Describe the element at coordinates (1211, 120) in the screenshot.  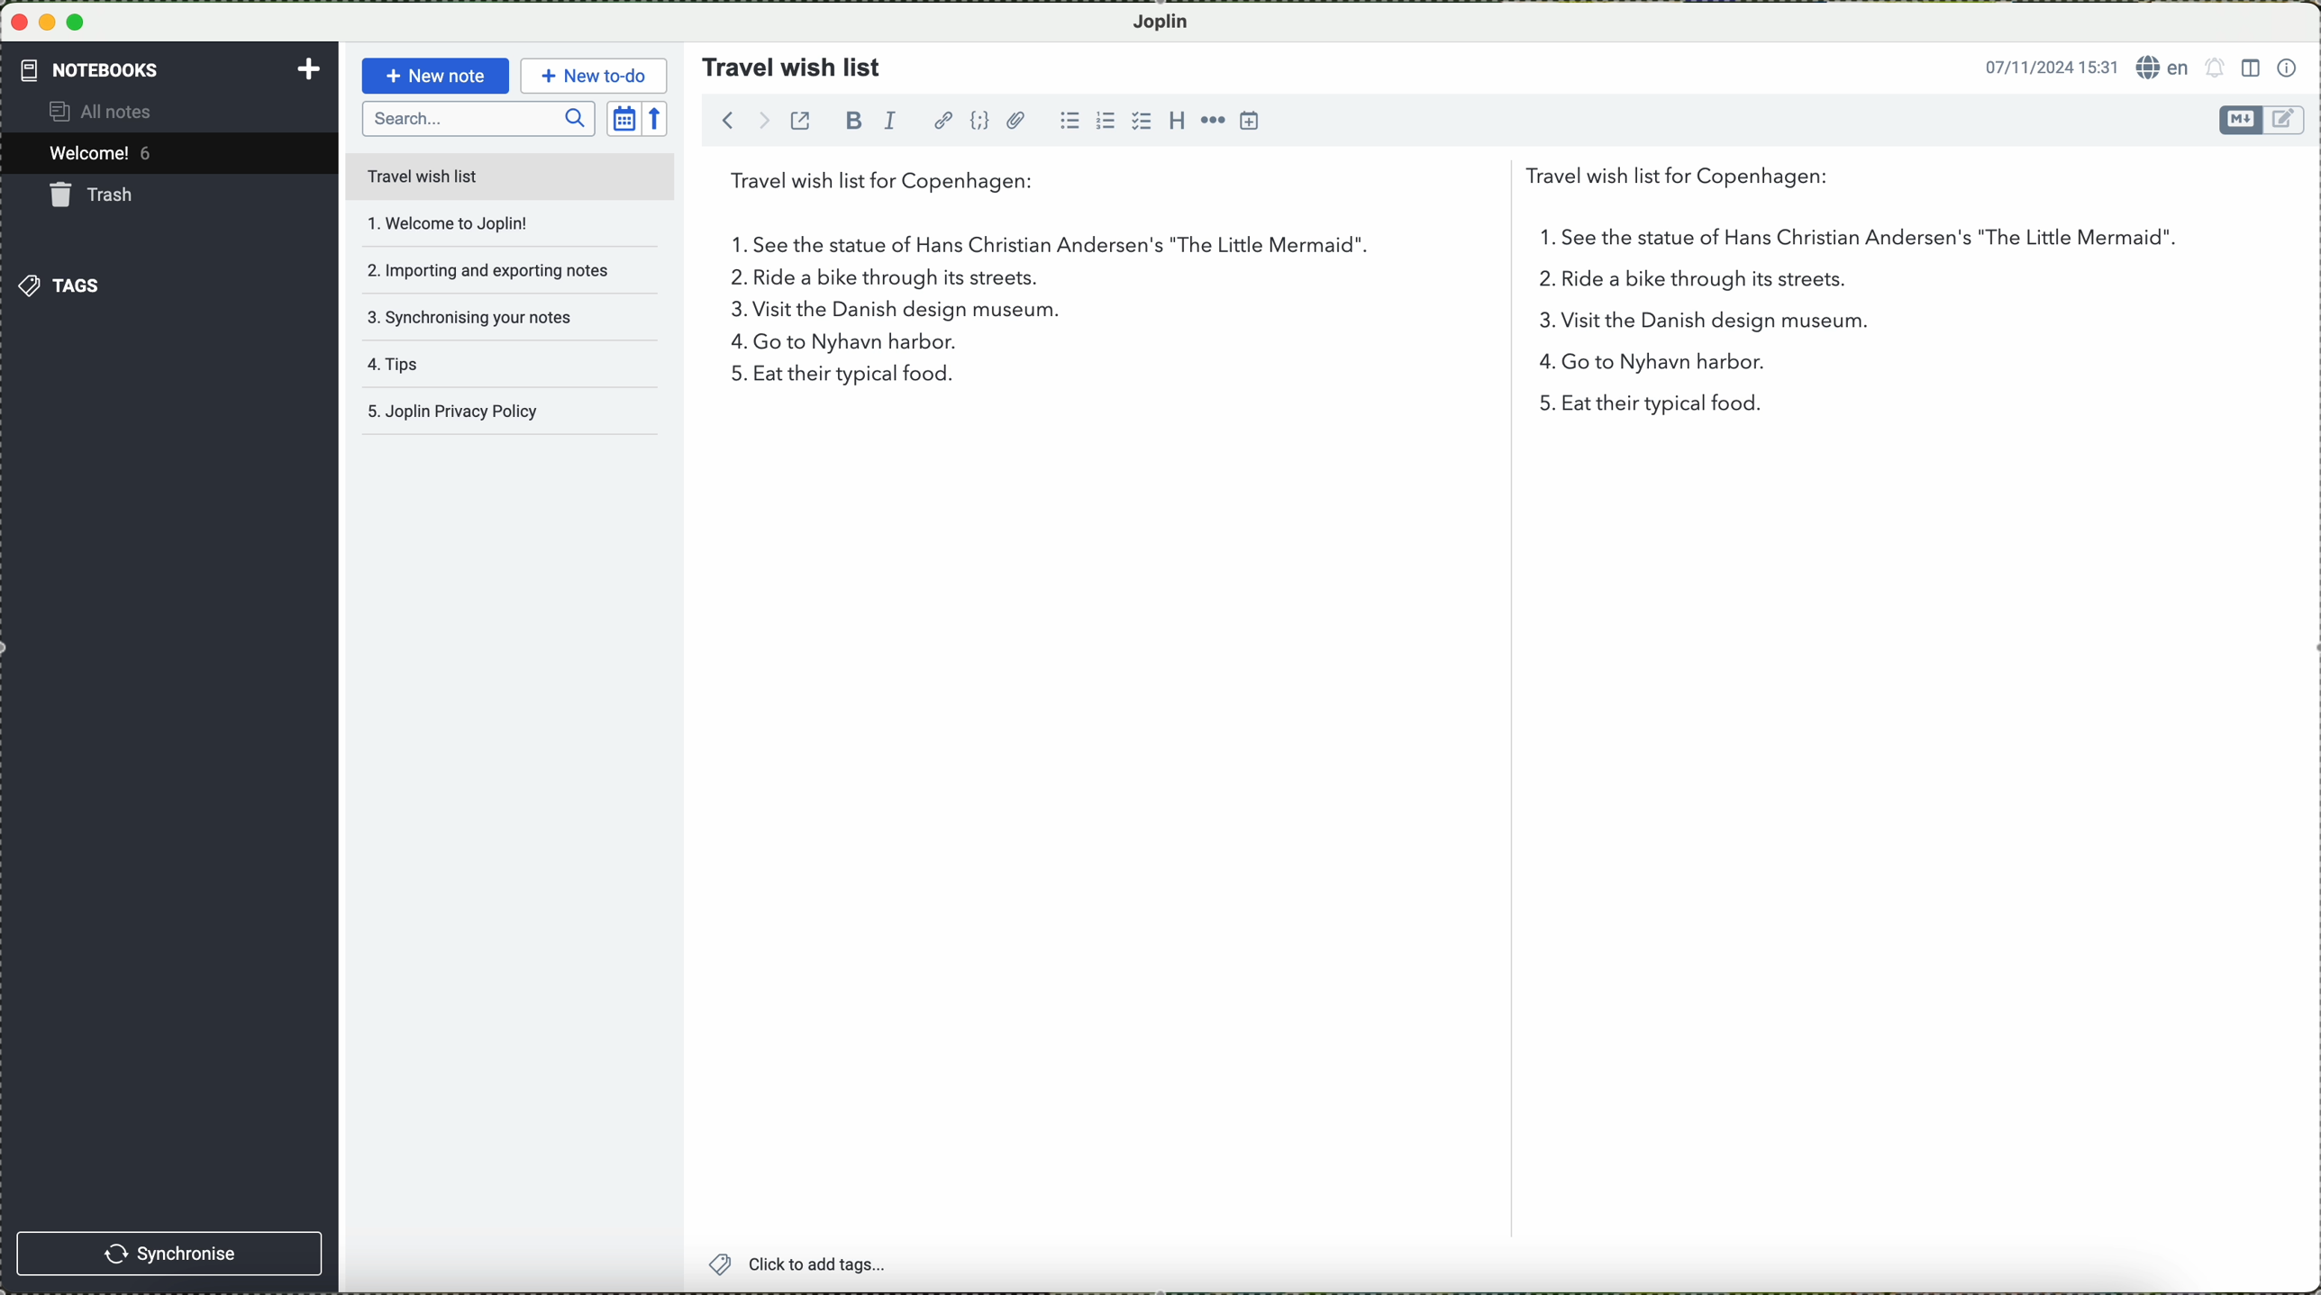
I see `horizontal rule` at that location.